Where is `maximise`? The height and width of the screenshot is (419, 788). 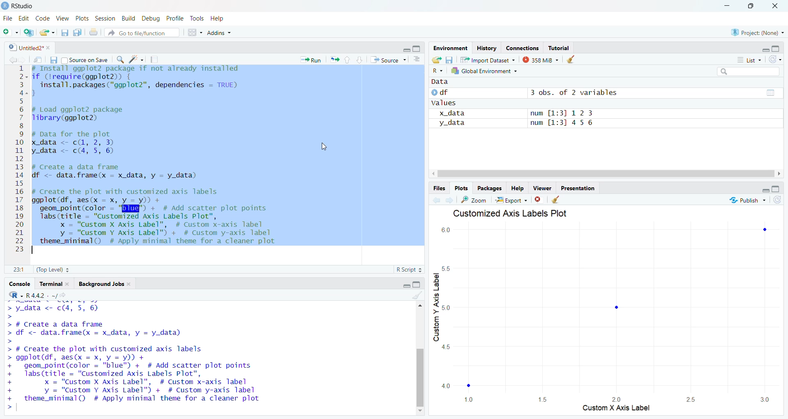 maximise is located at coordinates (777, 189).